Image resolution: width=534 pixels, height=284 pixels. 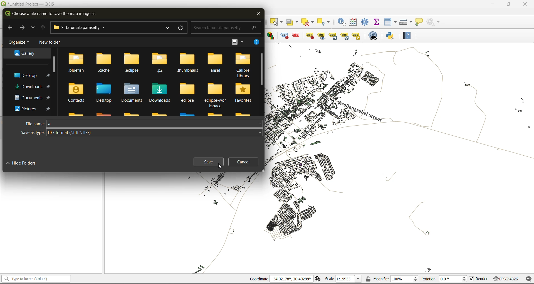 What do you see at coordinates (409, 35) in the screenshot?
I see `help` at bounding box center [409, 35].